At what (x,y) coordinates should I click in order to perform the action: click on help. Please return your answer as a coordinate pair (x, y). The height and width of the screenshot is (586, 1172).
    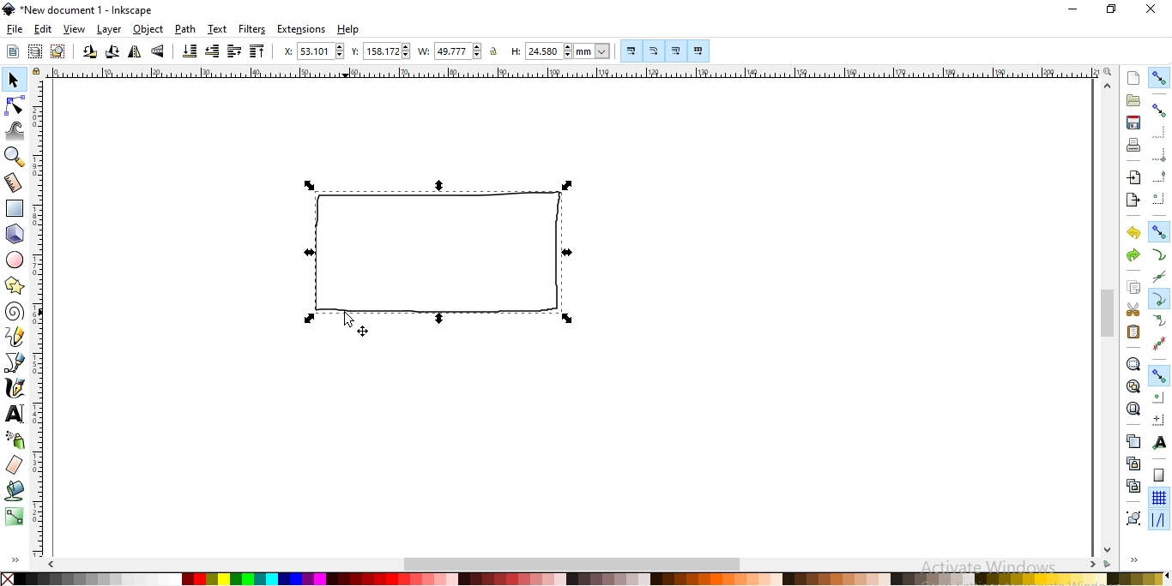
    Looking at the image, I should click on (348, 30).